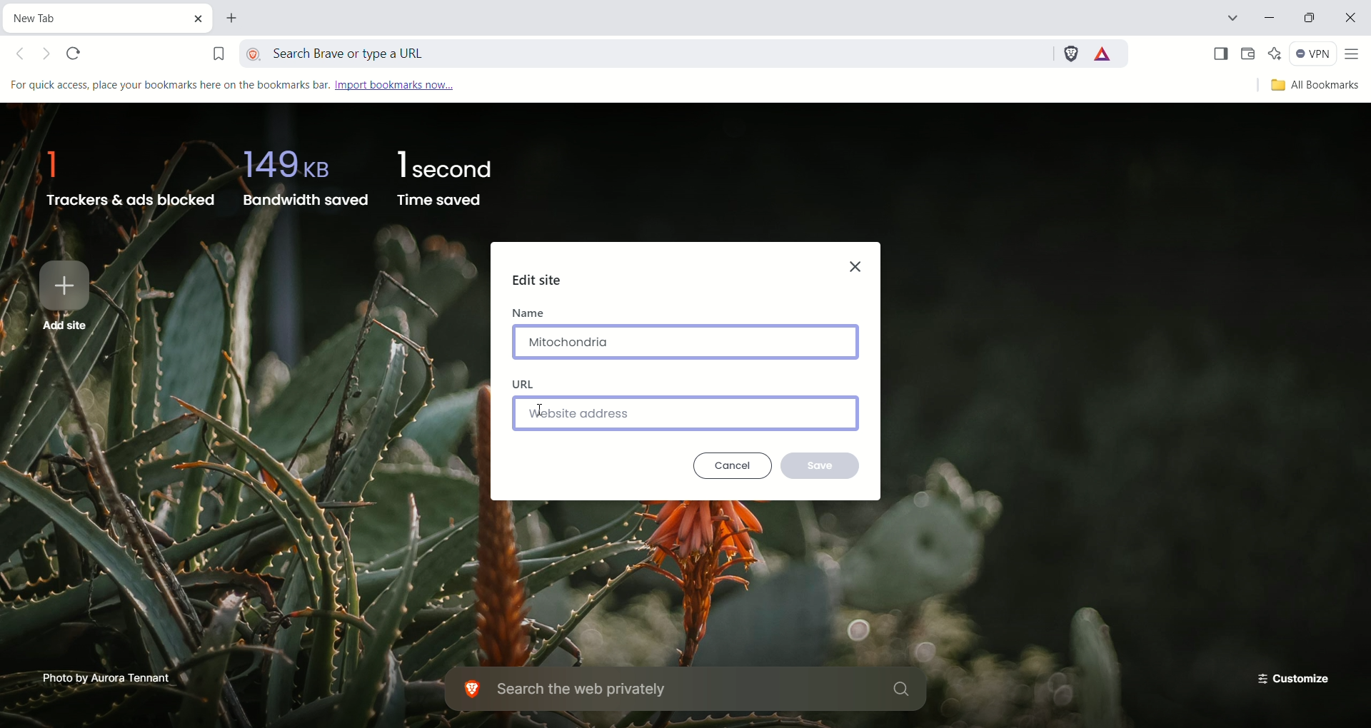  Describe the element at coordinates (76, 54) in the screenshot. I see `reload this page` at that location.